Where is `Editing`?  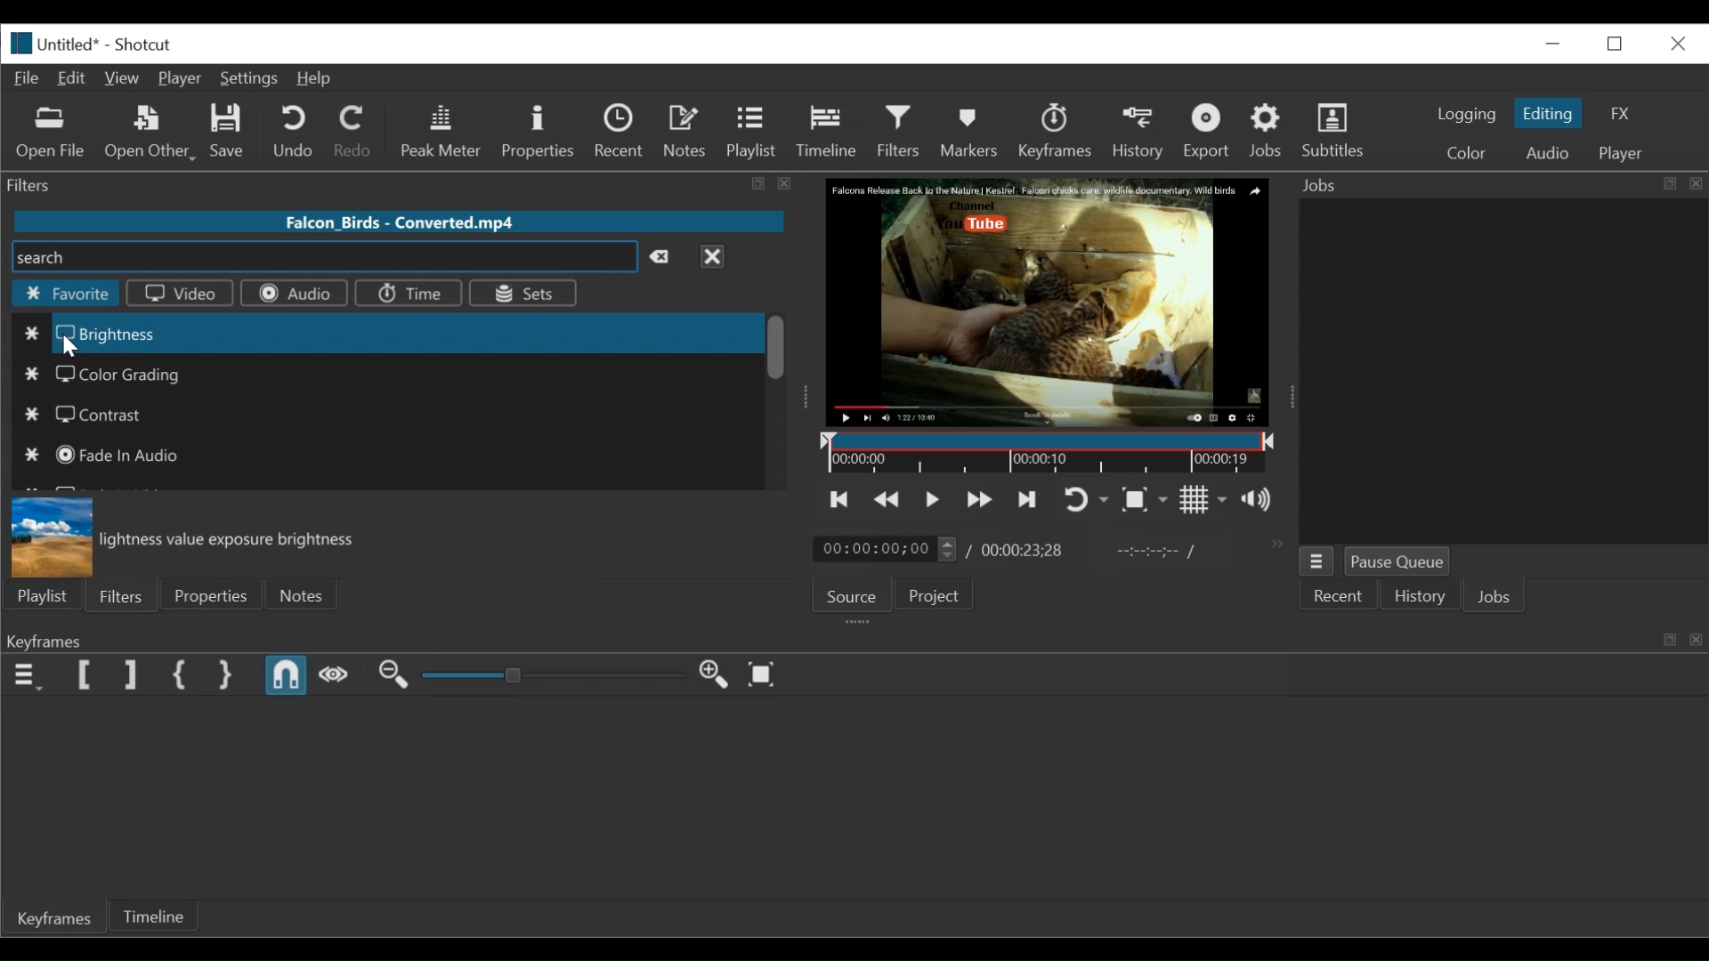
Editing is located at coordinates (1550, 113).